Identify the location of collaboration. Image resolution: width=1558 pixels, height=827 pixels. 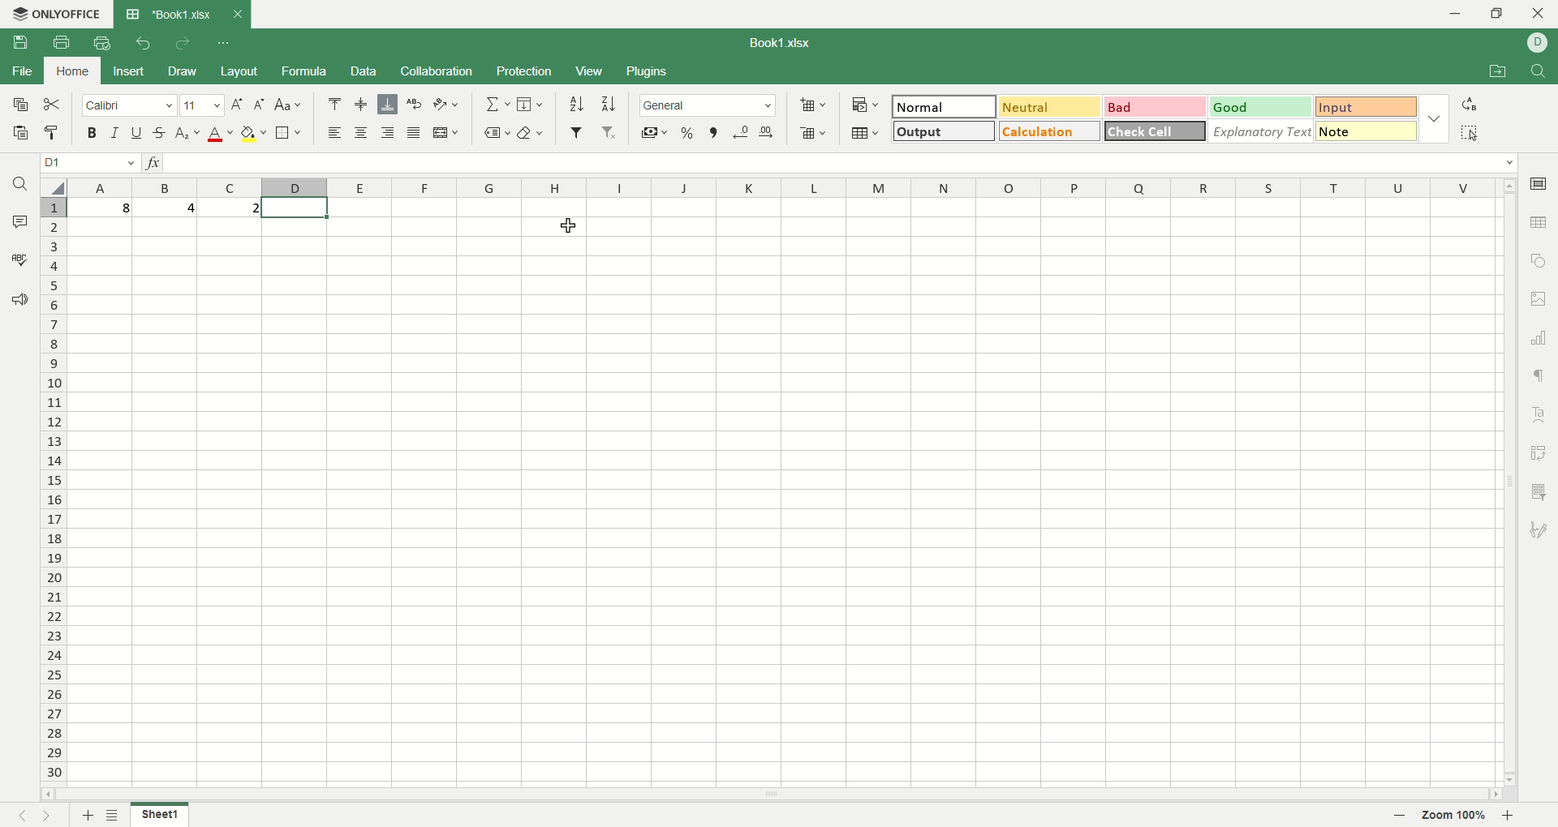
(438, 71).